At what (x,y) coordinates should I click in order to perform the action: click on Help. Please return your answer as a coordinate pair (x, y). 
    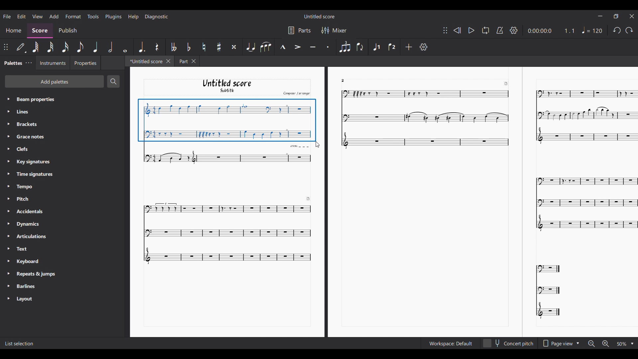
    Looking at the image, I should click on (133, 17).